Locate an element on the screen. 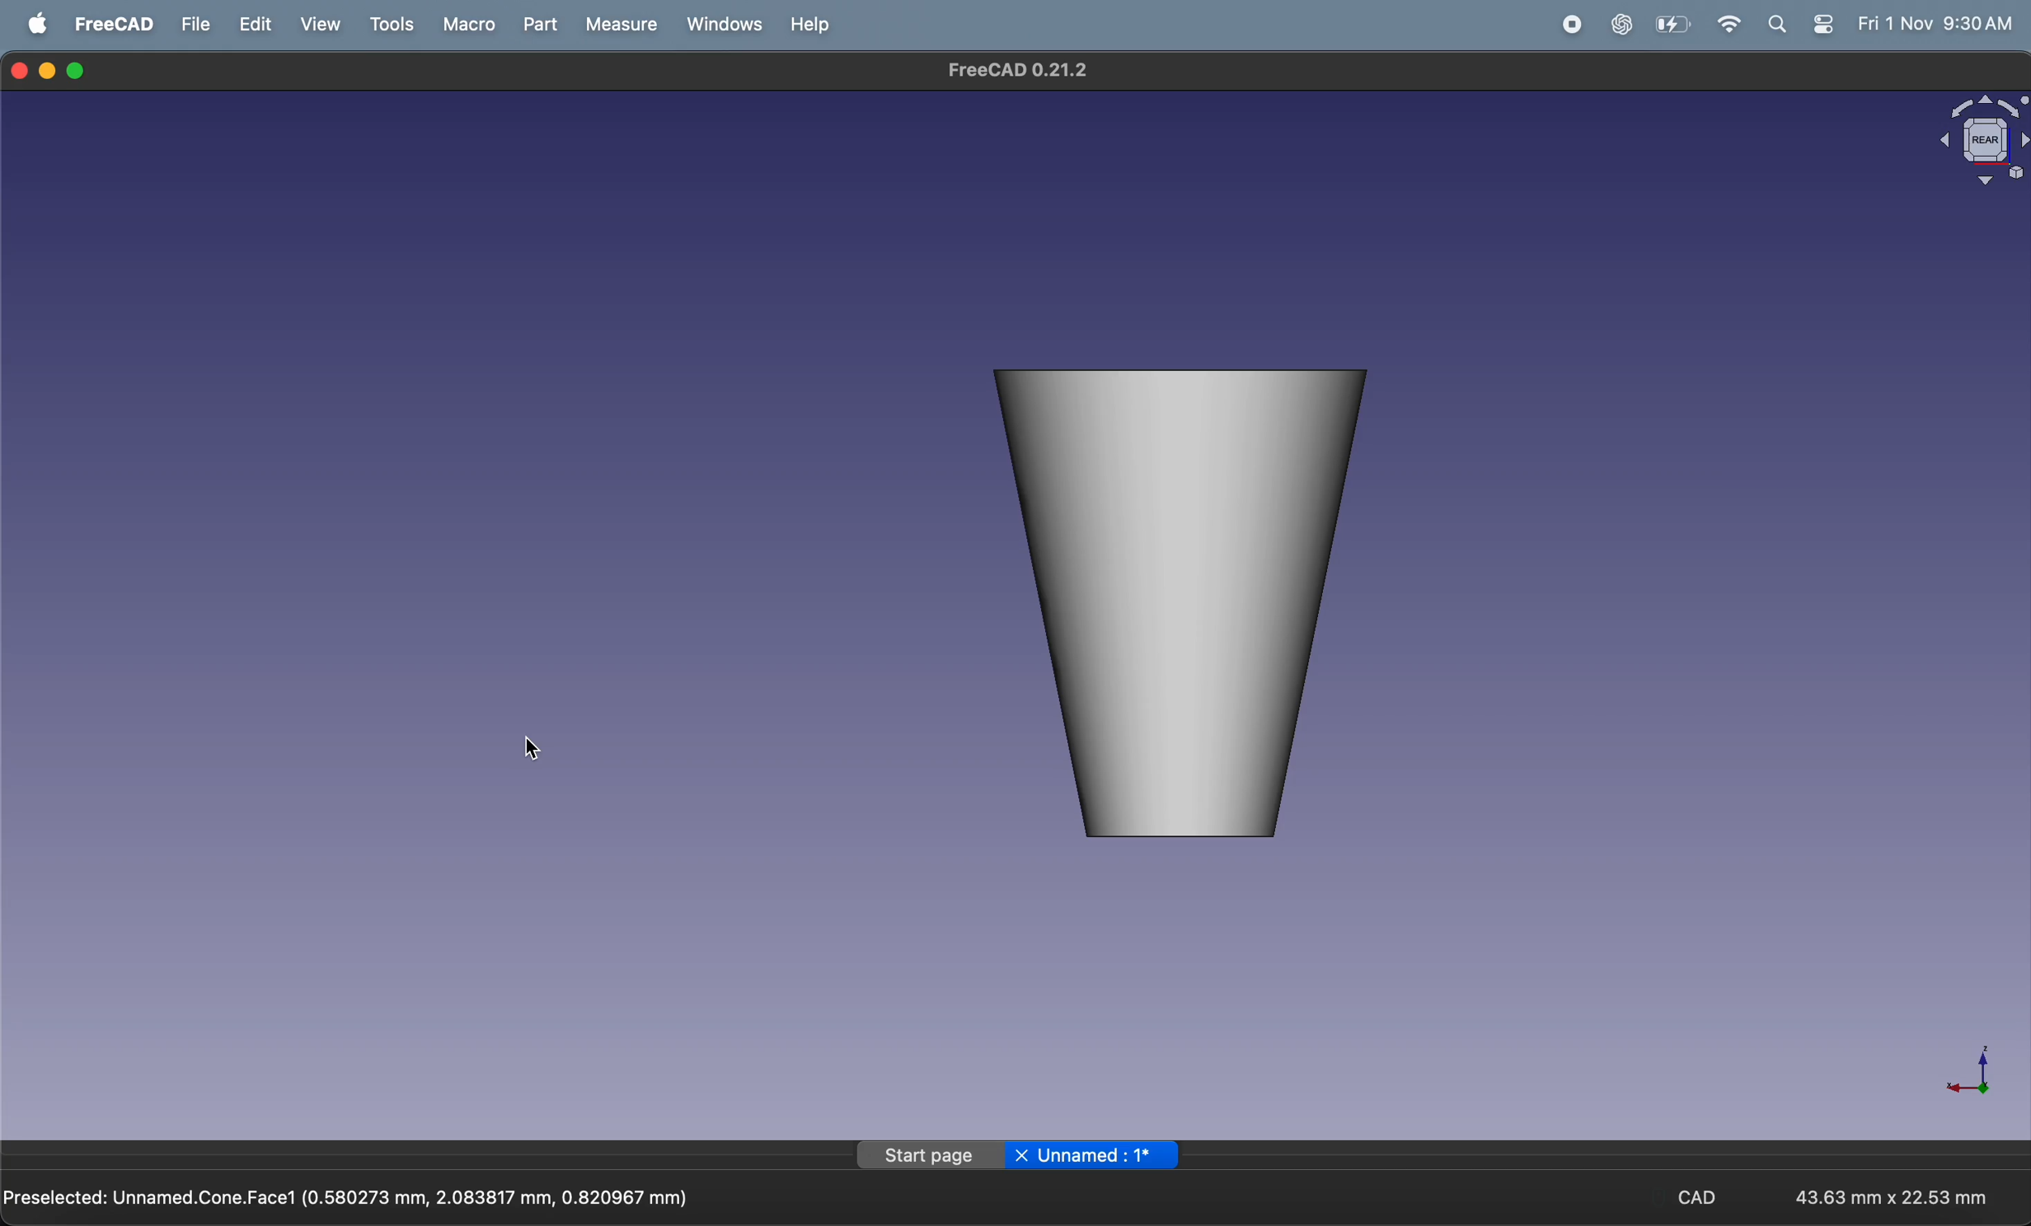  record is located at coordinates (1567, 25).